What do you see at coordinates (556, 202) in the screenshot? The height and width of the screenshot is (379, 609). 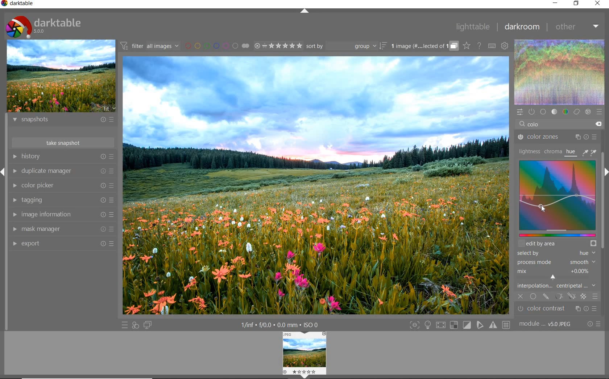 I see `Colorize` at bounding box center [556, 202].